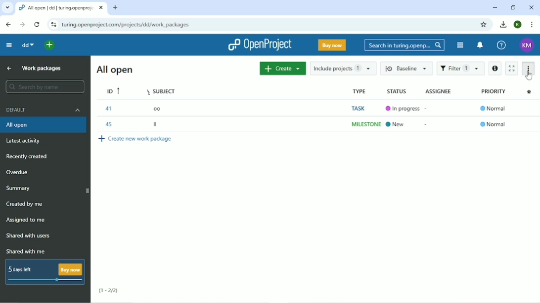  I want to click on Type, so click(364, 108).